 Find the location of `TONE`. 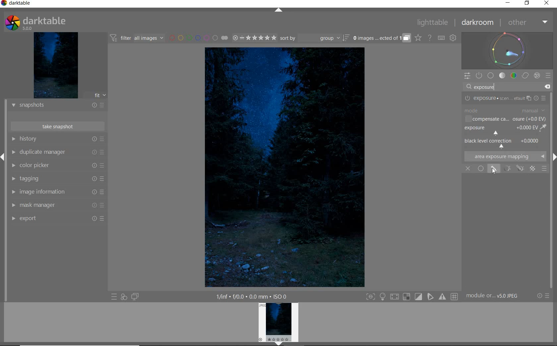

TONE is located at coordinates (502, 76).